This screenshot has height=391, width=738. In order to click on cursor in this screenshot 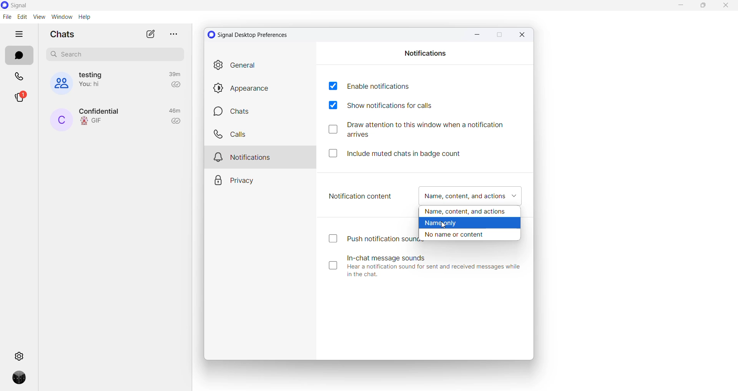, I will do `click(441, 225)`.